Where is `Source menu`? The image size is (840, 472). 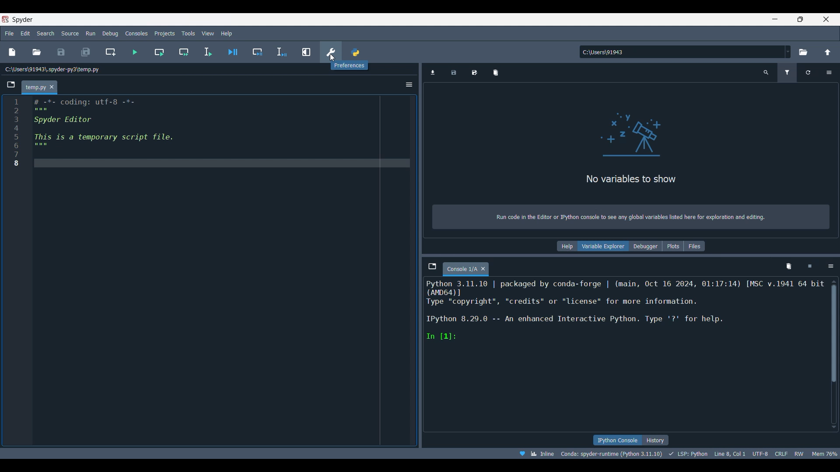
Source menu is located at coordinates (70, 33).